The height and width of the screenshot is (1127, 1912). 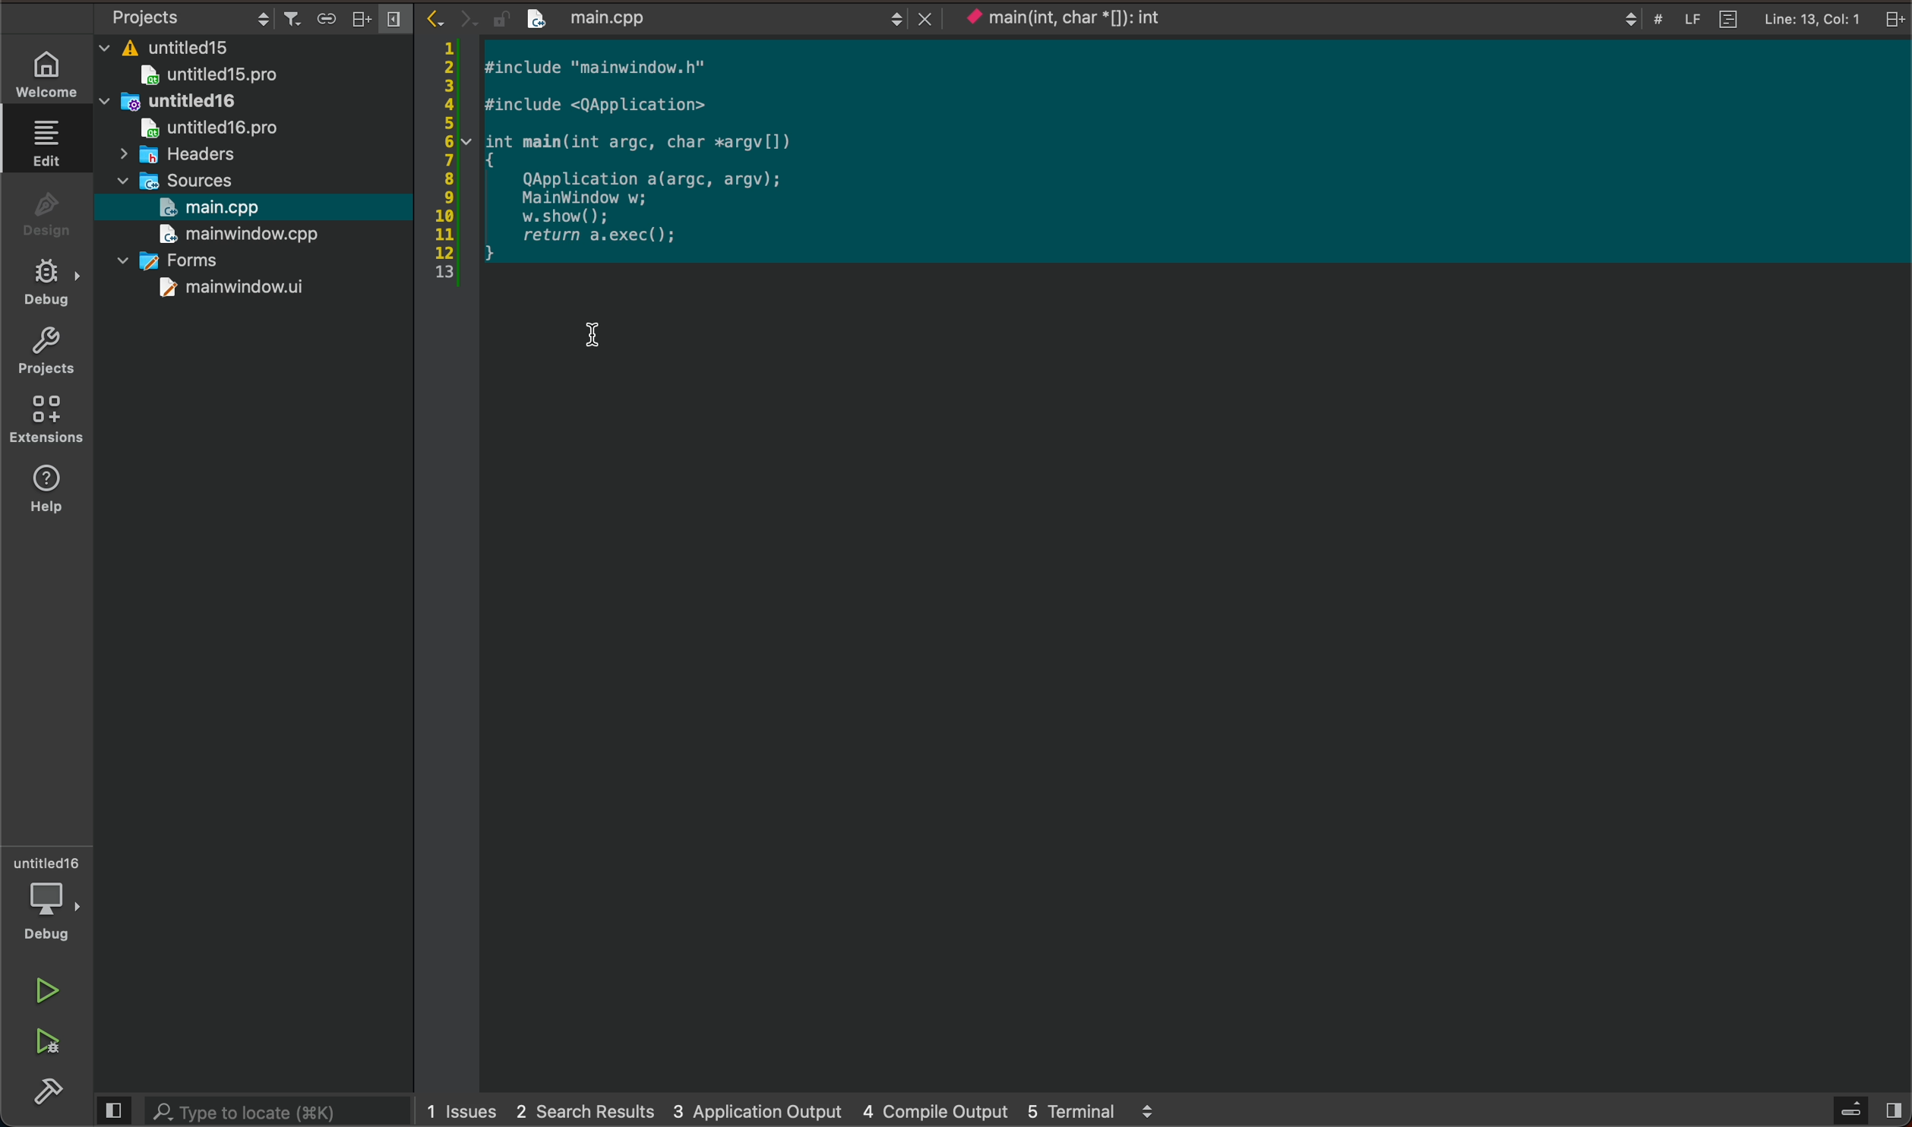 What do you see at coordinates (798, 1109) in the screenshot?
I see `logs` at bounding box center [798, 1109].